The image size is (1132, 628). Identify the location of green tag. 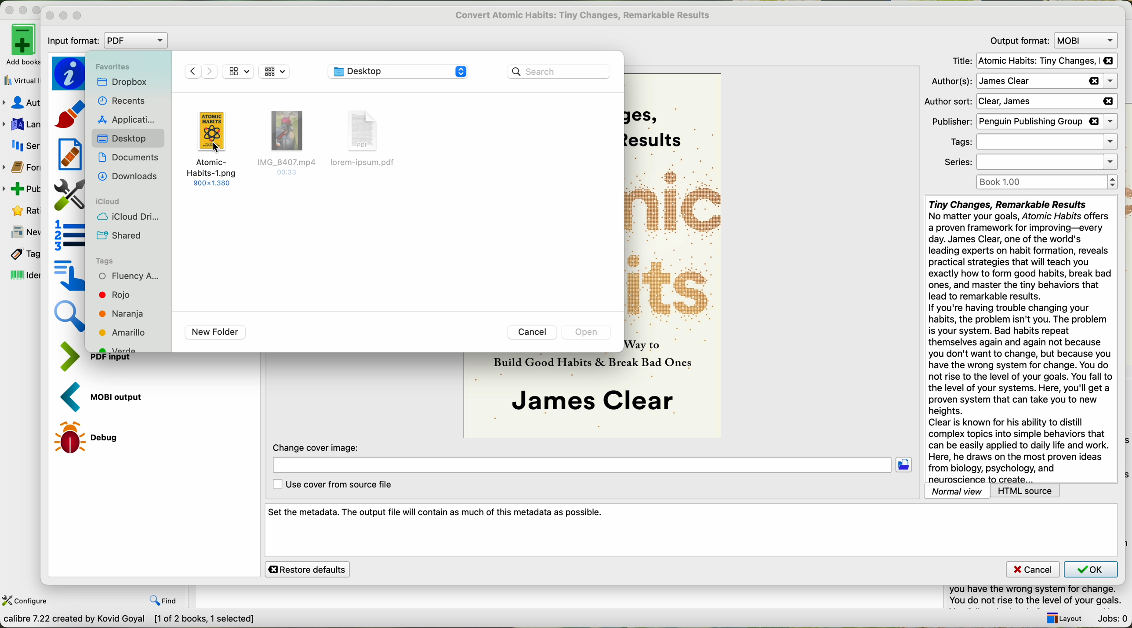
(127, 348).